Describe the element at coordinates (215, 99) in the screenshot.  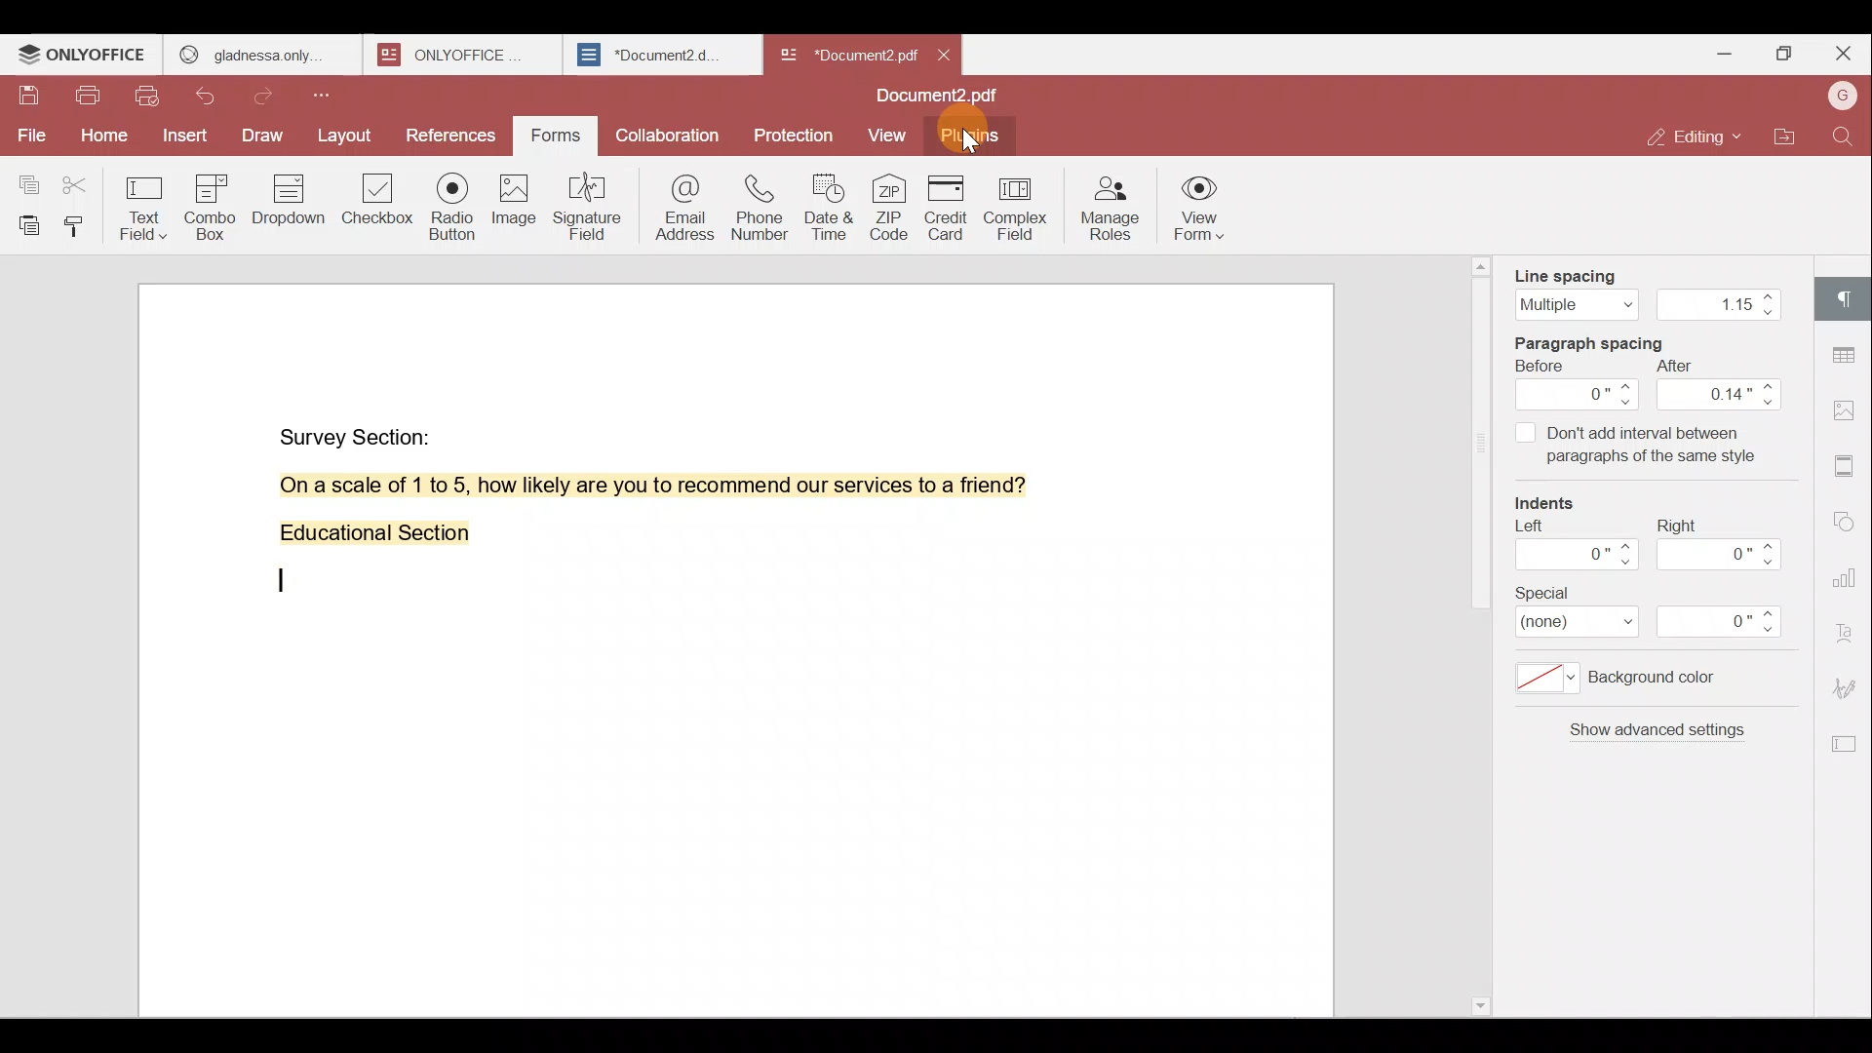
I see `Undo` at that location.